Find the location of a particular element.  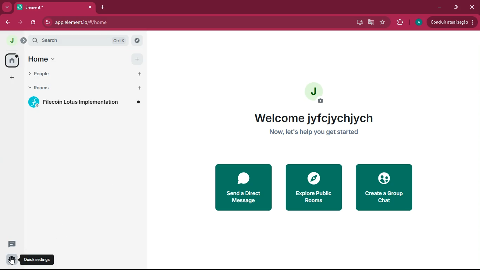

conversation is located at coordinates (11, 244).